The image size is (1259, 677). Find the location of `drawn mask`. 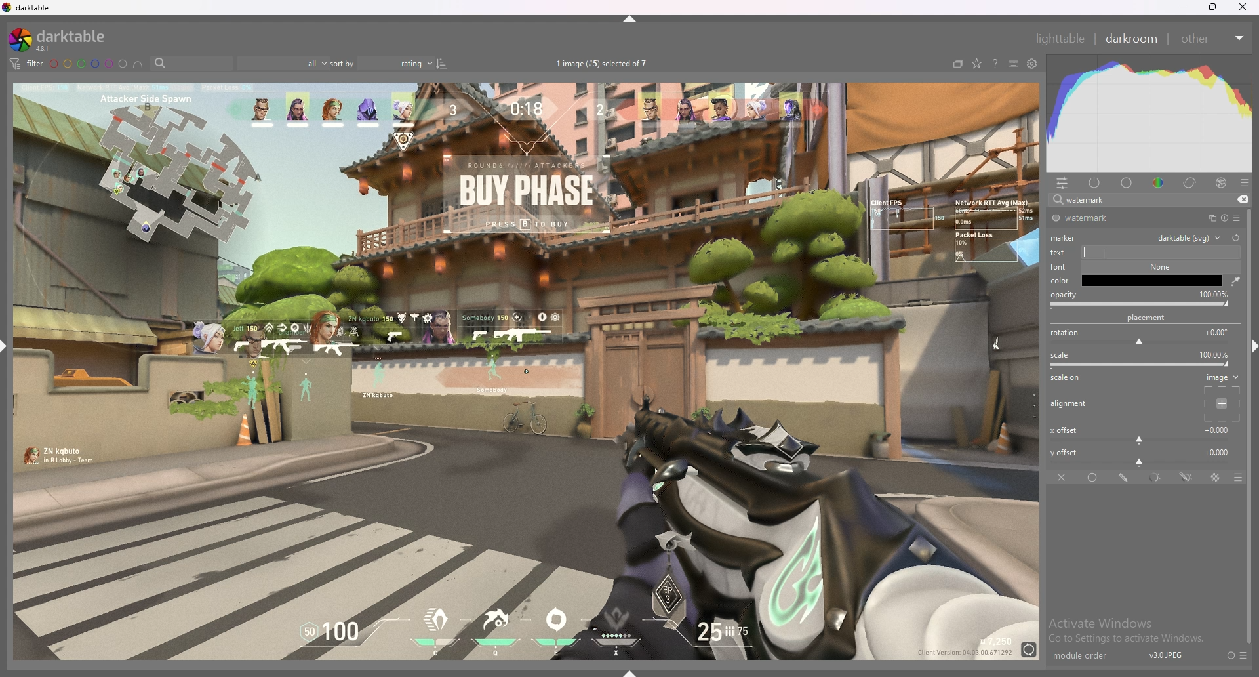

drawn mask is located at coordinates (1125, 478).